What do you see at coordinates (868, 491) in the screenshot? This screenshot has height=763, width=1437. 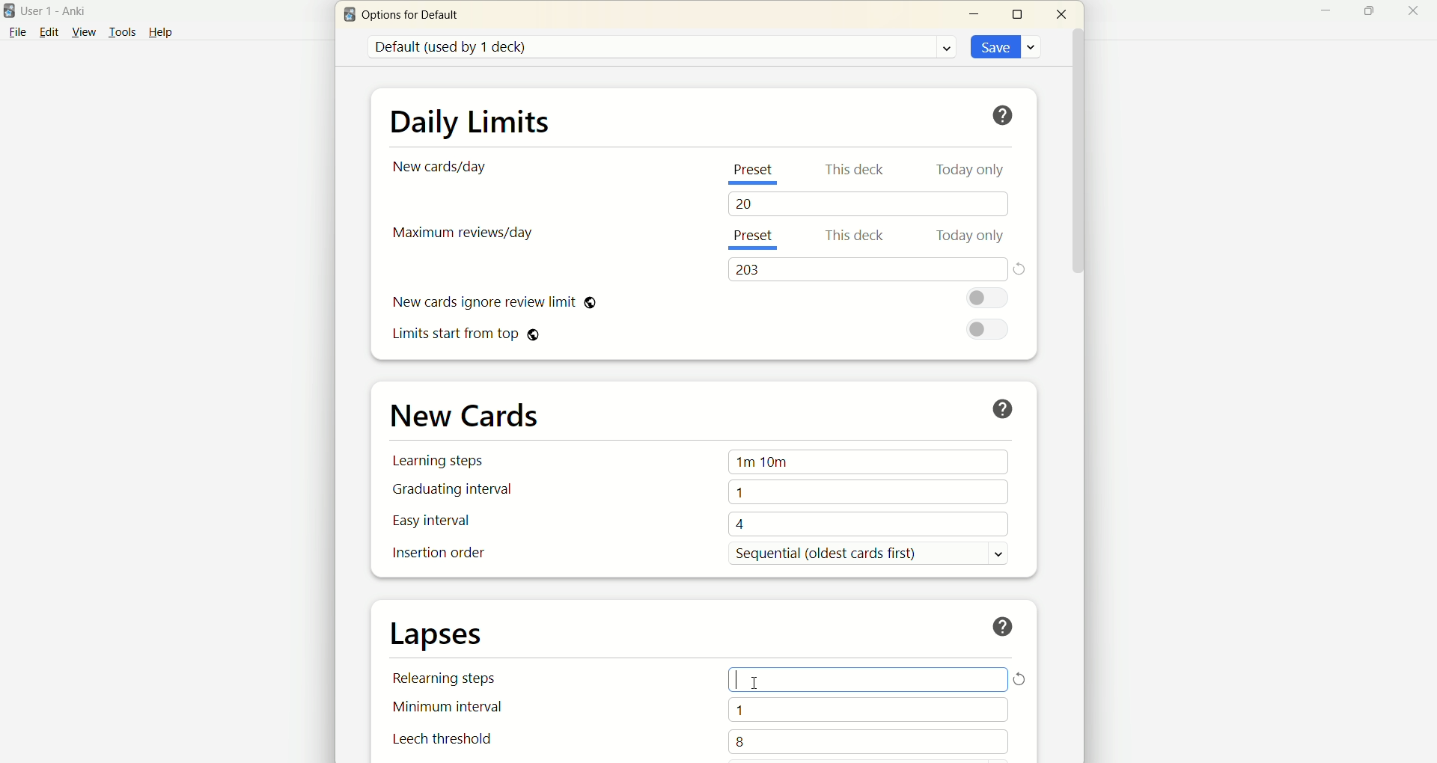 I see `1` at bounding box center [868, 491].